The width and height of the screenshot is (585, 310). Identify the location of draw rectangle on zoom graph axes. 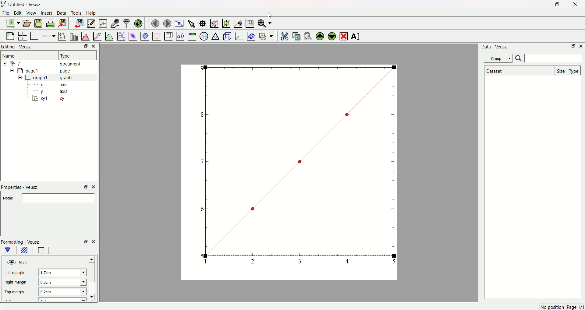
(214, 23).